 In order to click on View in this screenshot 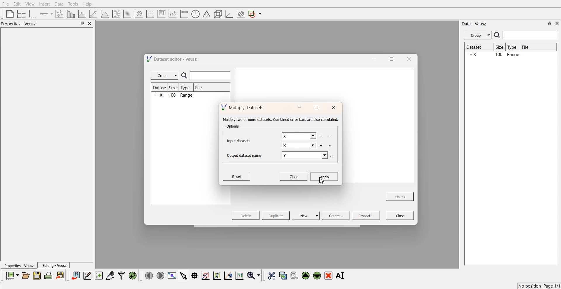, I will do `click(30, 4)`.